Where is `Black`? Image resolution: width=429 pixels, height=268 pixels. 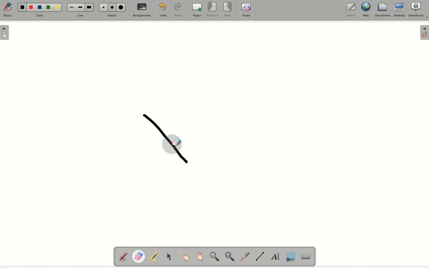
Black is located at coordinates (23, 7).